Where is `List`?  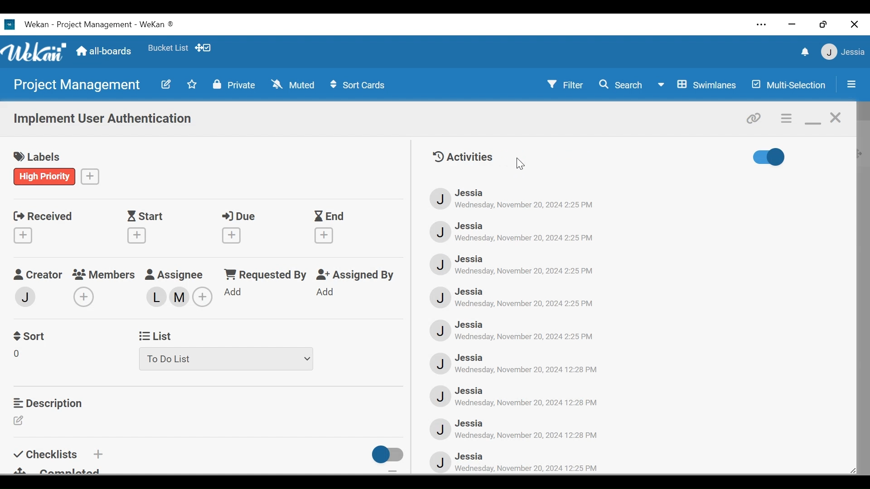 List is located at coordinates (158, 336).